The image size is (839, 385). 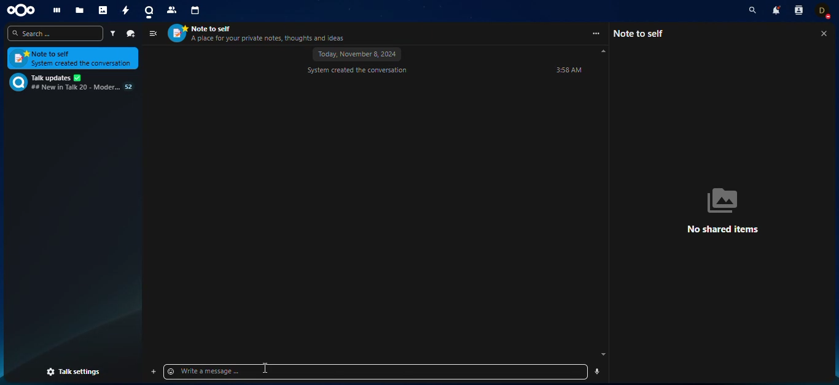 I want to click on new chat, so click(x=131, y=33).